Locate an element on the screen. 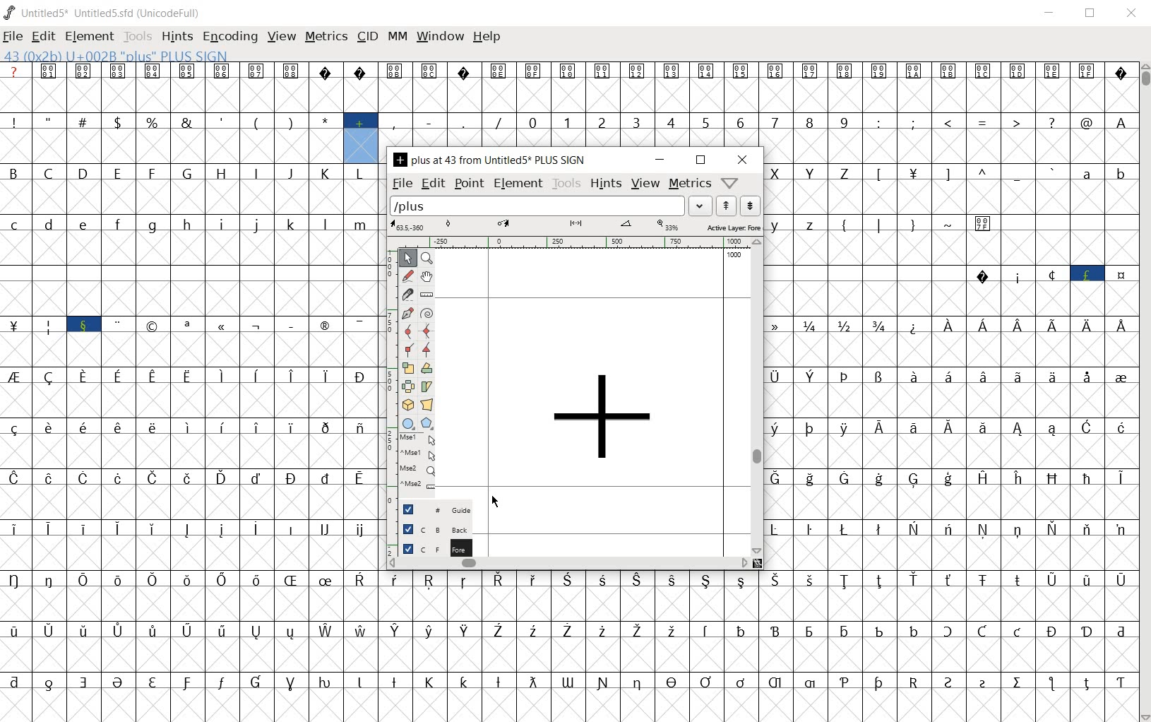 The height and width of the screenshot is (722, 1151). encoding is located at coordinates (229, 35).